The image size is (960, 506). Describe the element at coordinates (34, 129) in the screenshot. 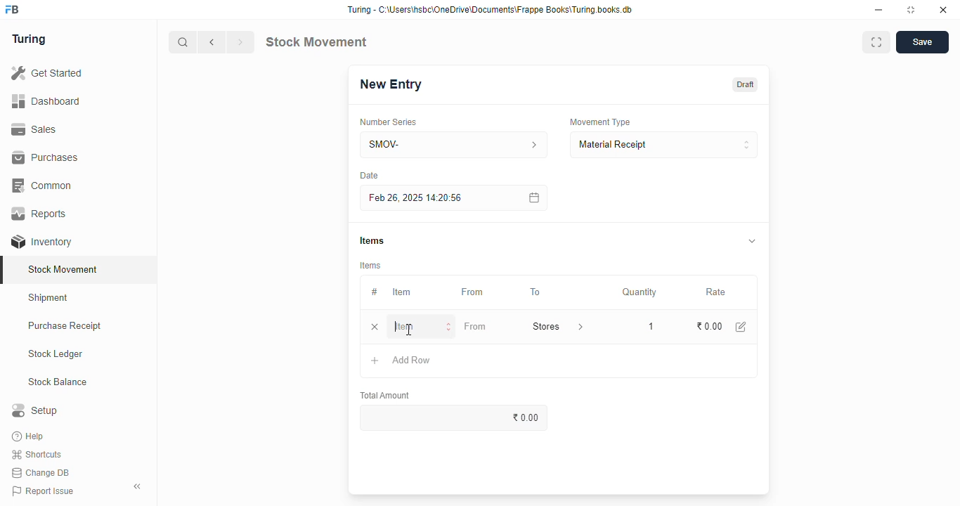

I see `sales` at that location.